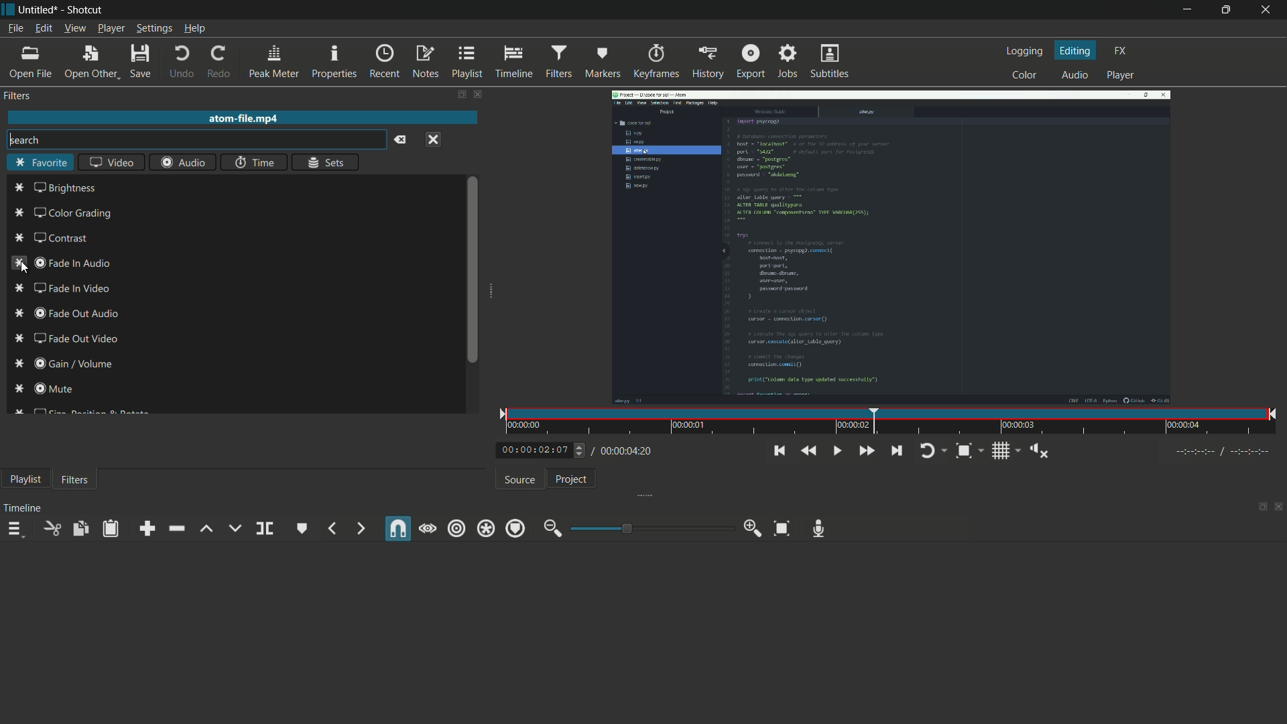  What do you see at coordinates (1078, 75) in the screenshot?
I see `audio` at bounding box center [1078, 75].